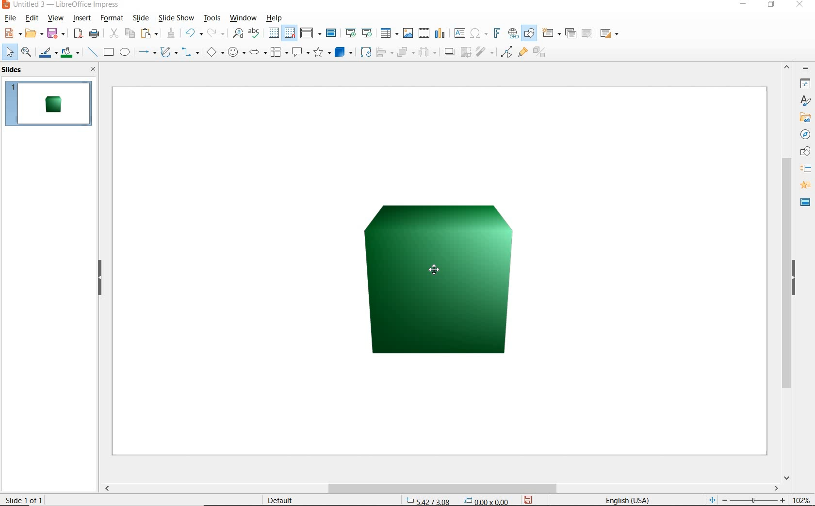 Image resolution: width=815 pixels, height=506 pixels. Describe the element at coordinates (273, 33) in the screenshot. I see `display grid` at that location.